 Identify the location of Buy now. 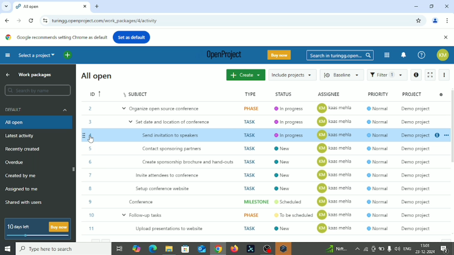
(281, 55).